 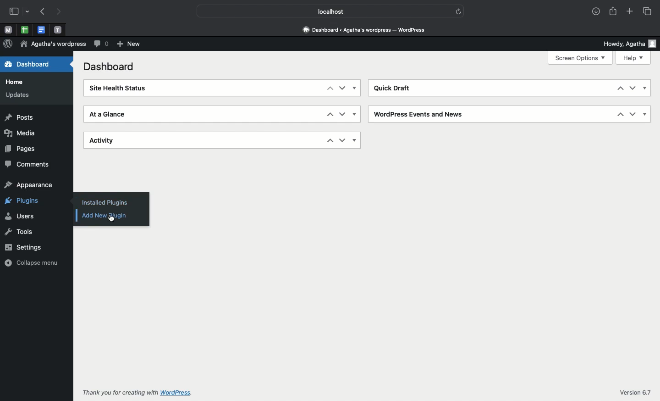 What do you see at coordinates (342, 114) in the screenshot?
I see `Down` at bounding box center [342, 114].